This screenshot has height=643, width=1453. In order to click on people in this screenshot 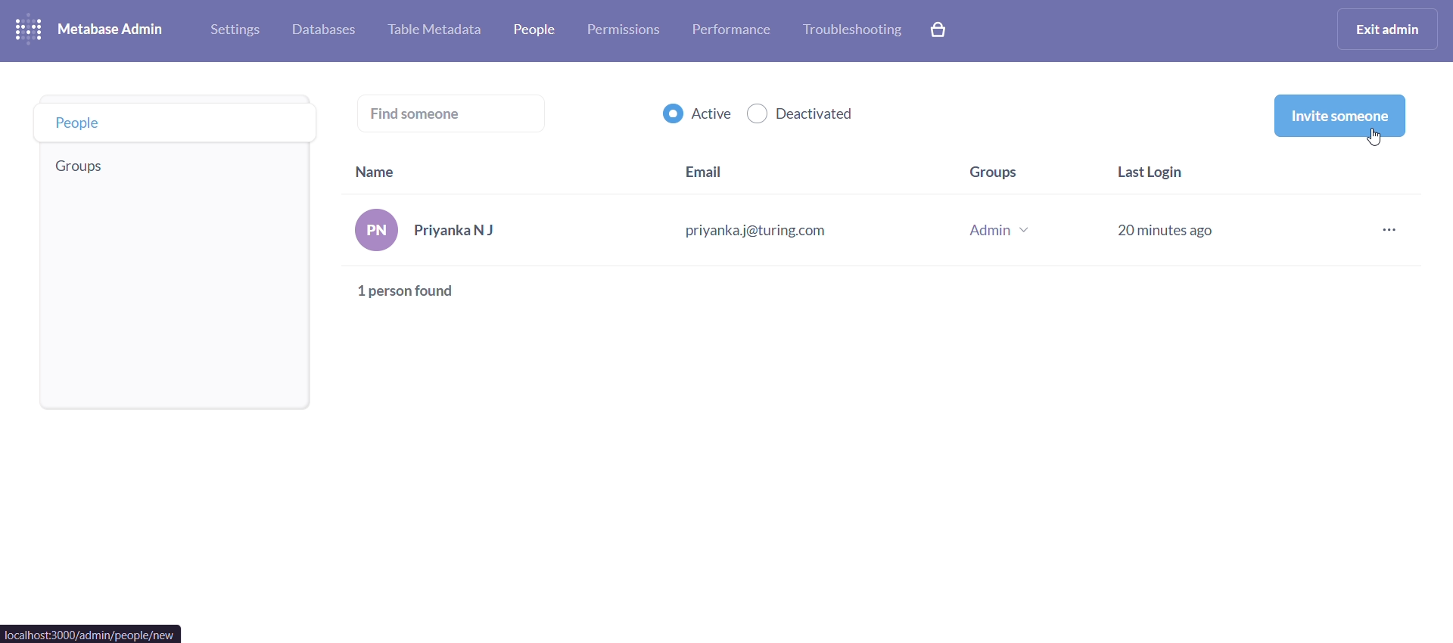, I will do `click(175, 123)`.